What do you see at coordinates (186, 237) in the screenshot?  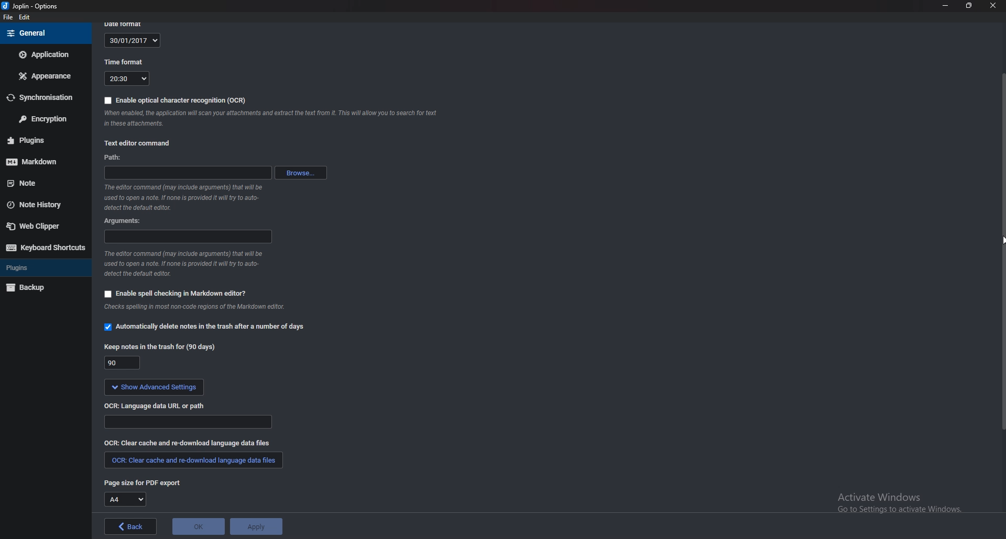 I see `arguments` at bounding box center [186, 237].